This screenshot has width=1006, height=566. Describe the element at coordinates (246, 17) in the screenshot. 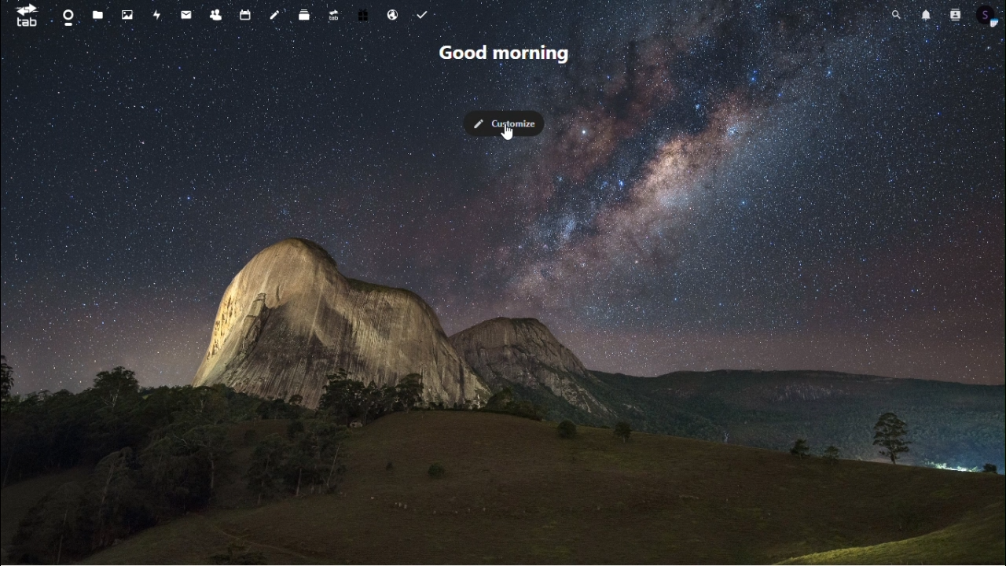

I see `calendar` at that location.